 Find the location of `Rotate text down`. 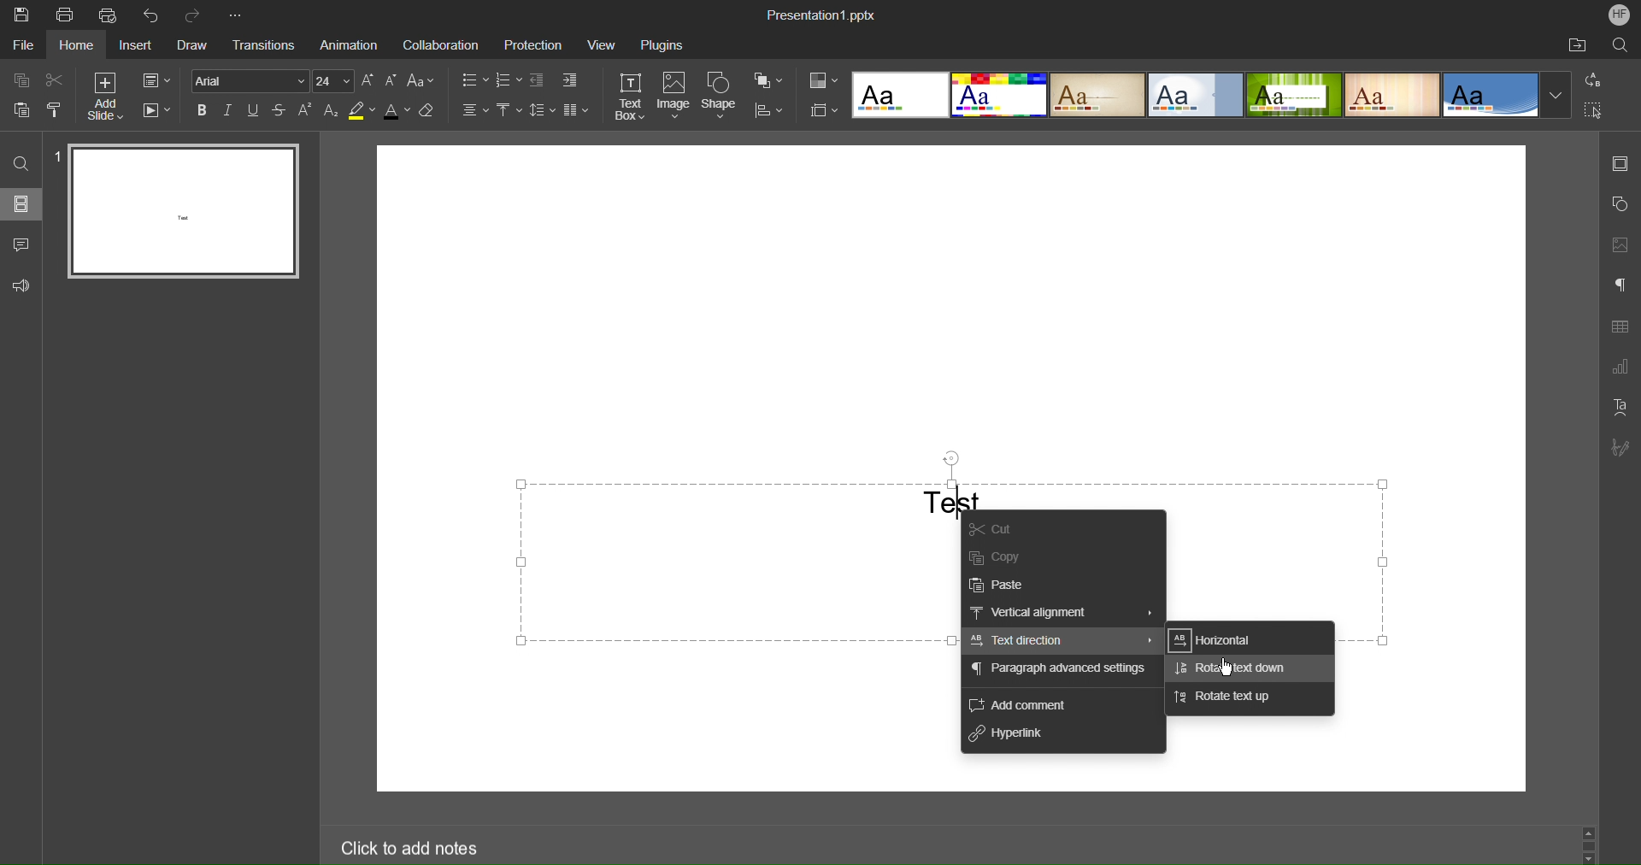

Rotate text down is located at coordinates (1248, 668).